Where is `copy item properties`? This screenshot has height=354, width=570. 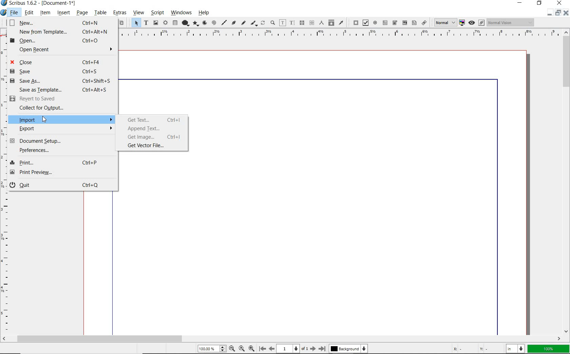 copy item properties is located at coordinates (331, 22).